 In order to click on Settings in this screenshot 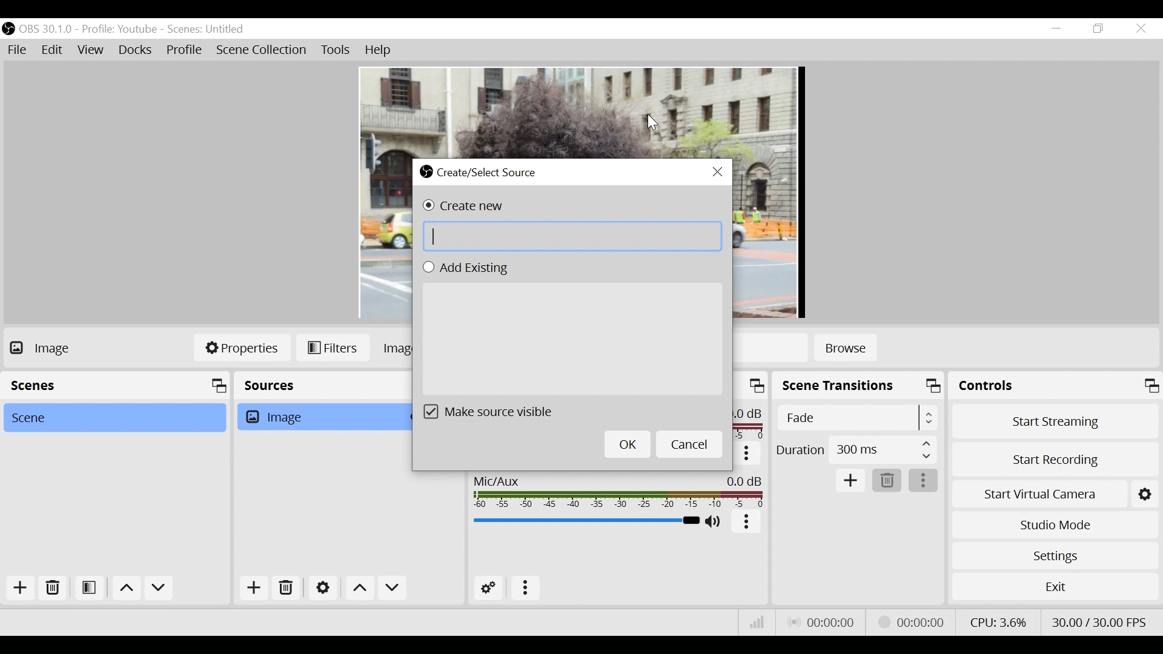, I will do `click(1055, 554)`.